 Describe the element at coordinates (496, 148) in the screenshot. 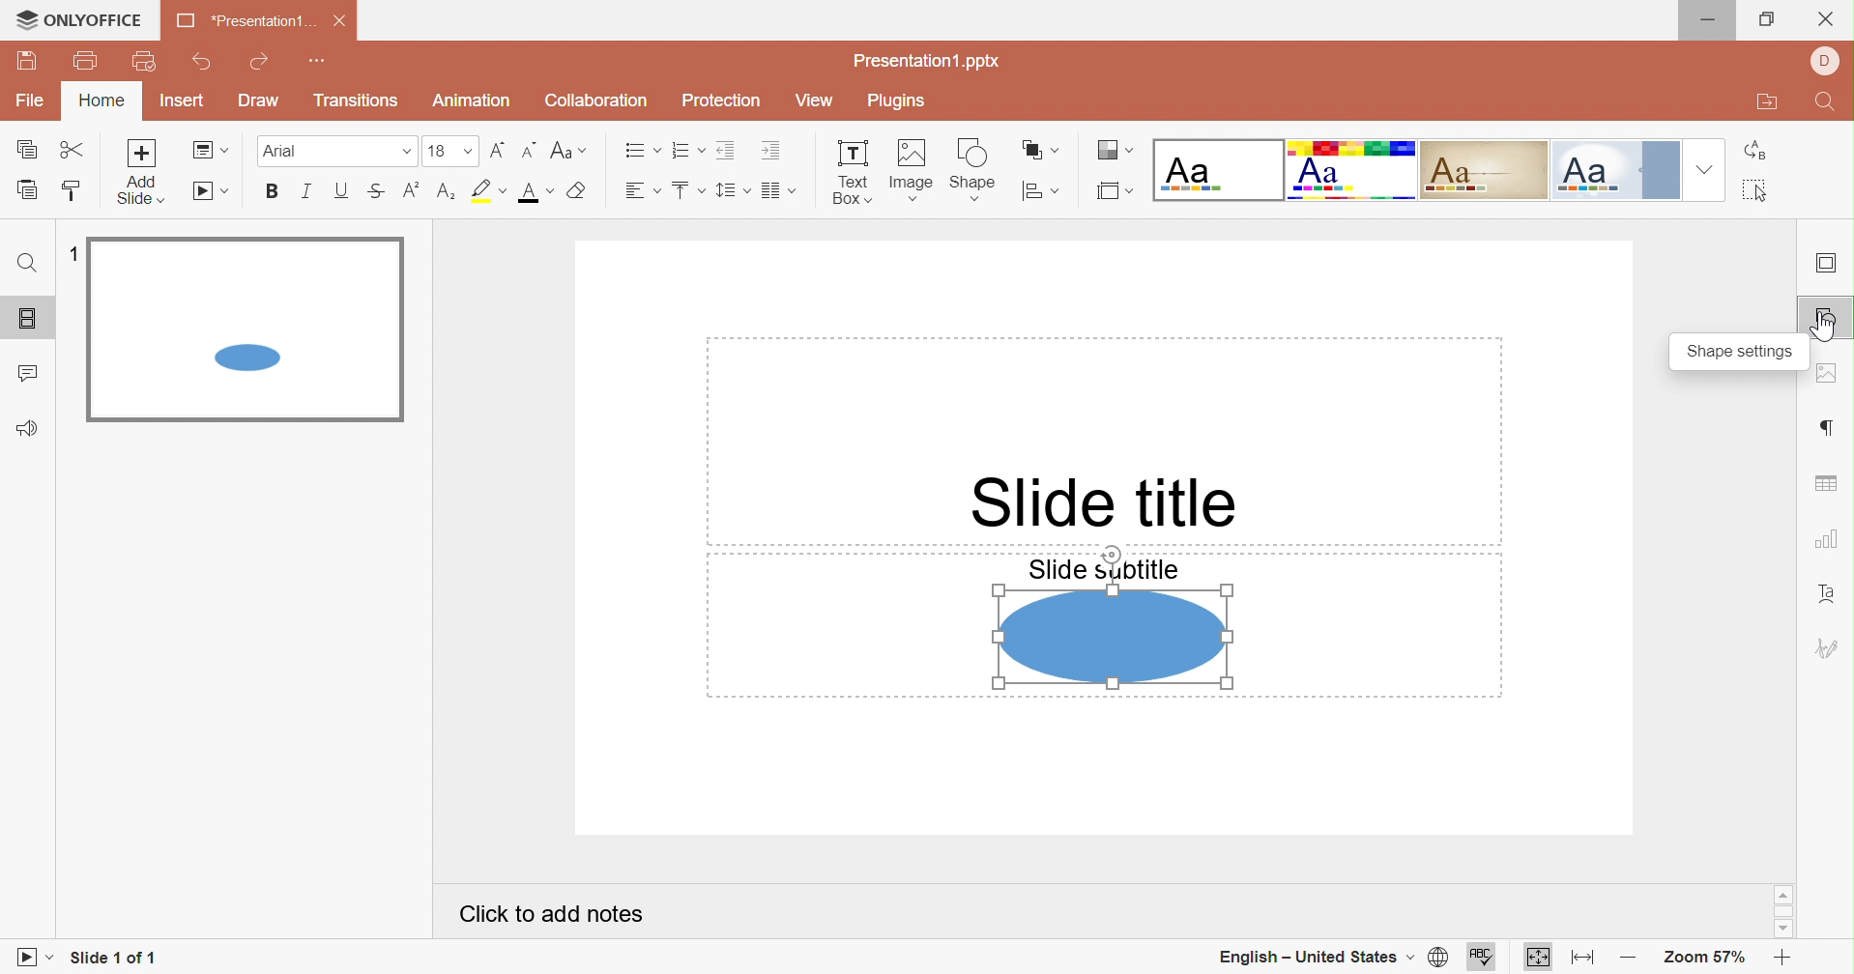

I see `Increment font size` at that location.